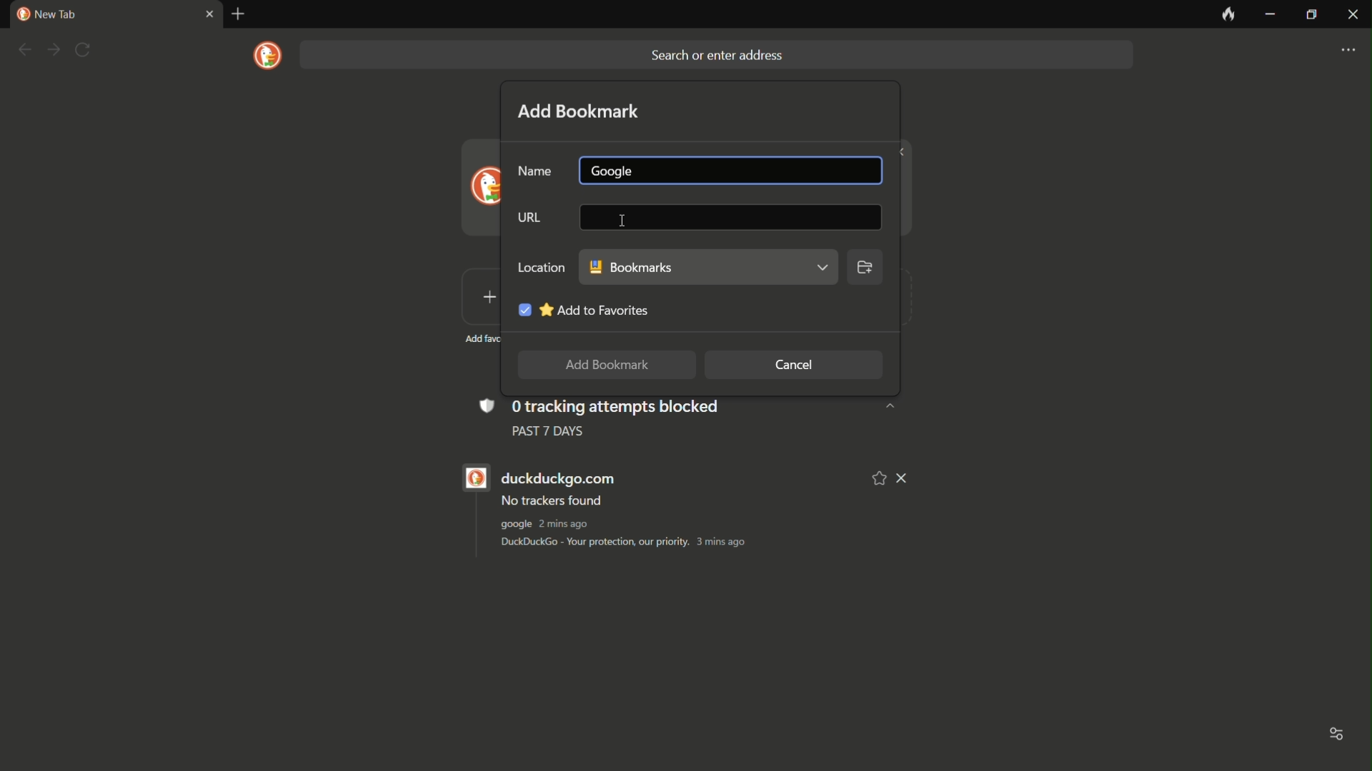 Image resolution: width=1372 pixels, height=771 pixels. I want to click on bookmark, so click(709, 267).